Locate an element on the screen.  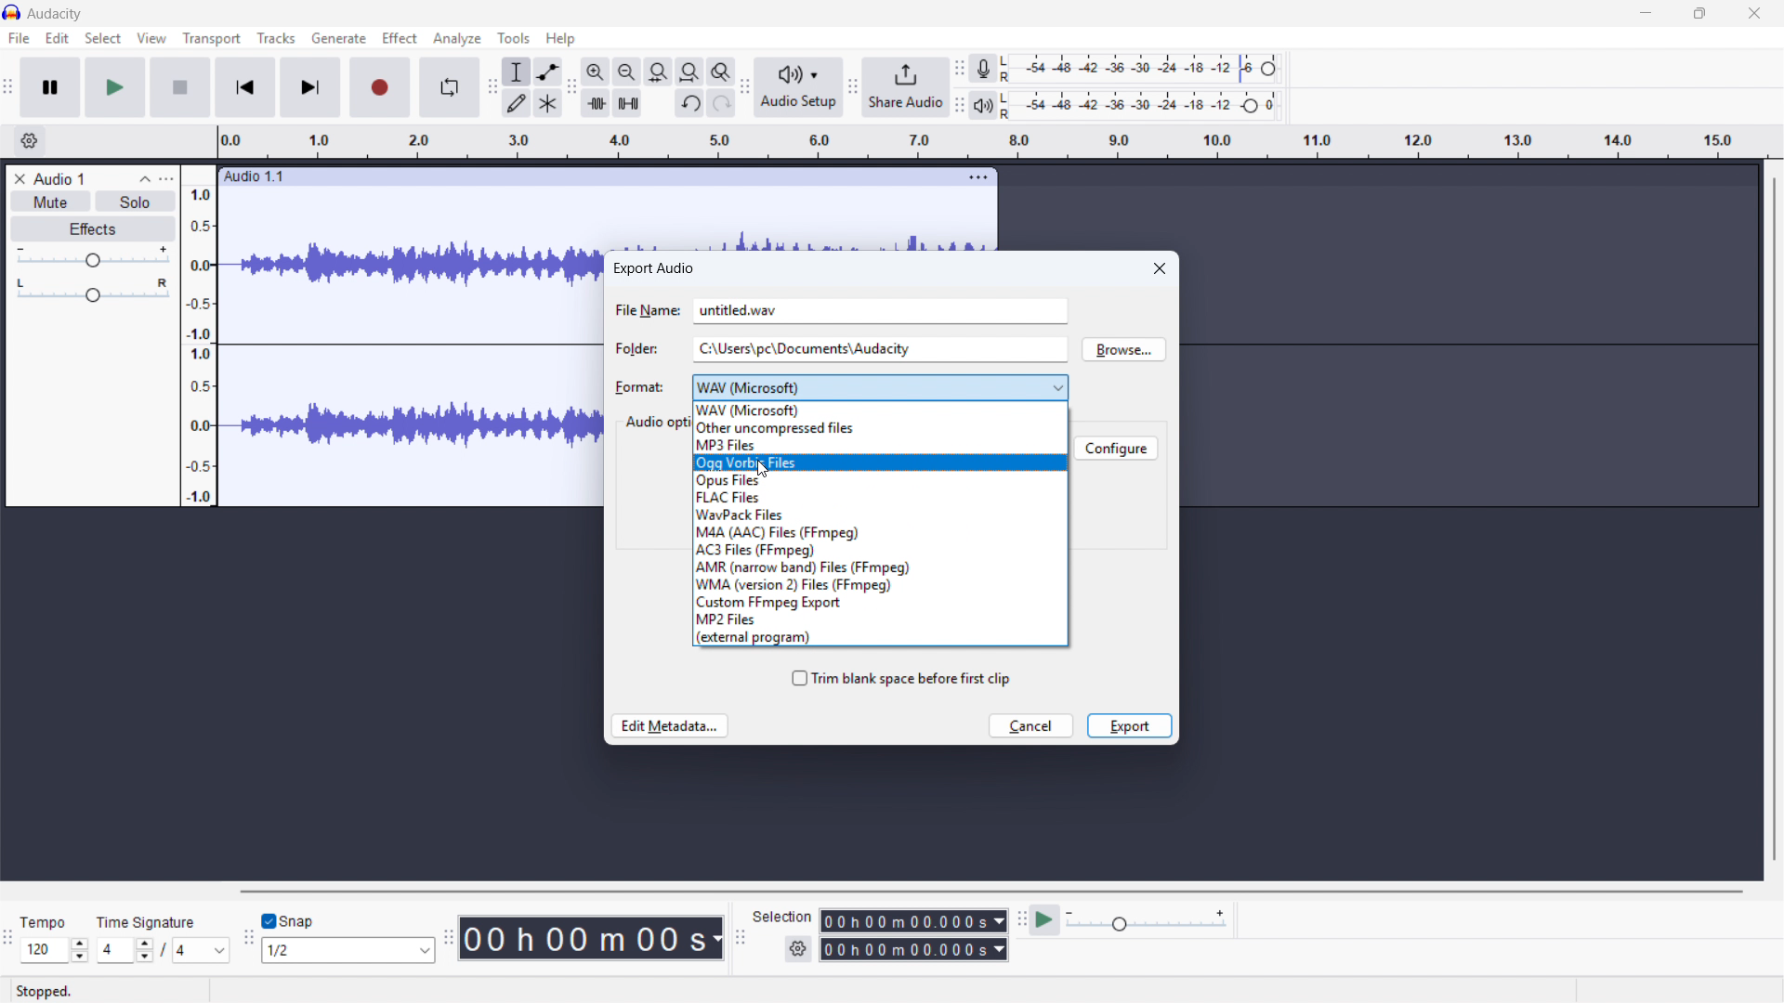
Logo  is located at coordinates (12, 12).